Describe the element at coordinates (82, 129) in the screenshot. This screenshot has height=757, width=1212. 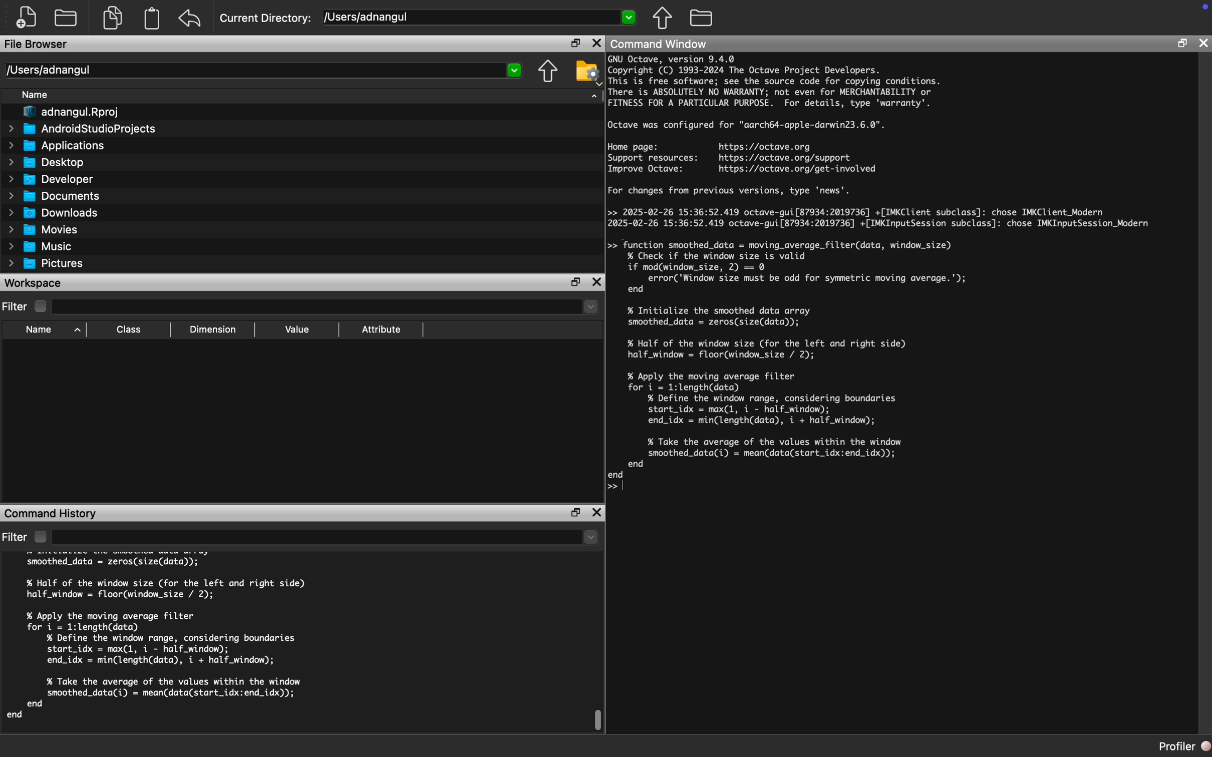
I see `AndroidStudioProjects` at that location.